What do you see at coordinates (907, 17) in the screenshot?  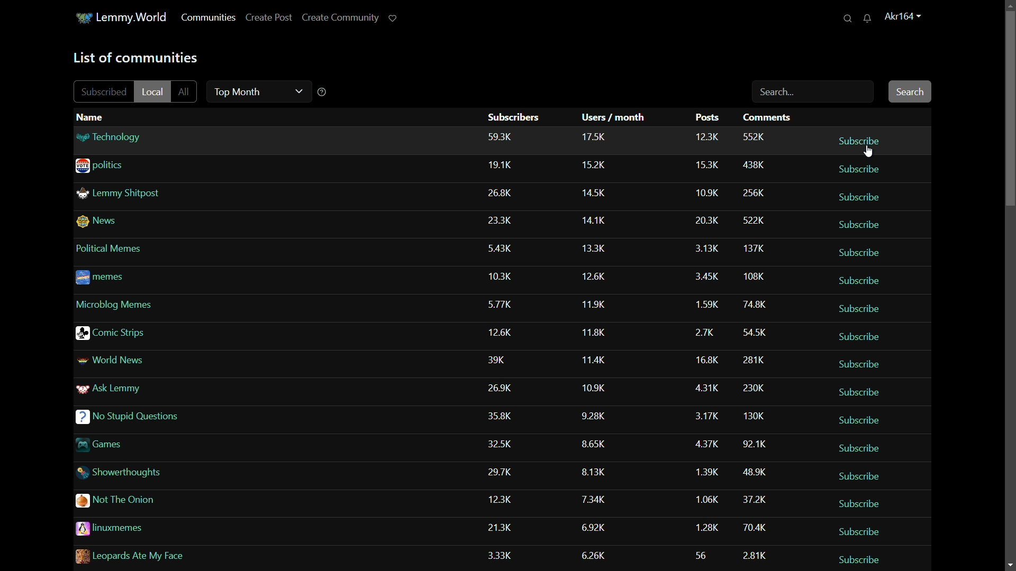 I see `username` at bounding box center [907, 17].